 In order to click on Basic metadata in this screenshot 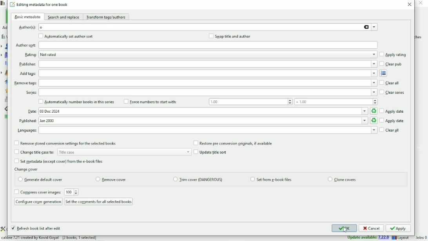, I will do `click(27, 16)`.